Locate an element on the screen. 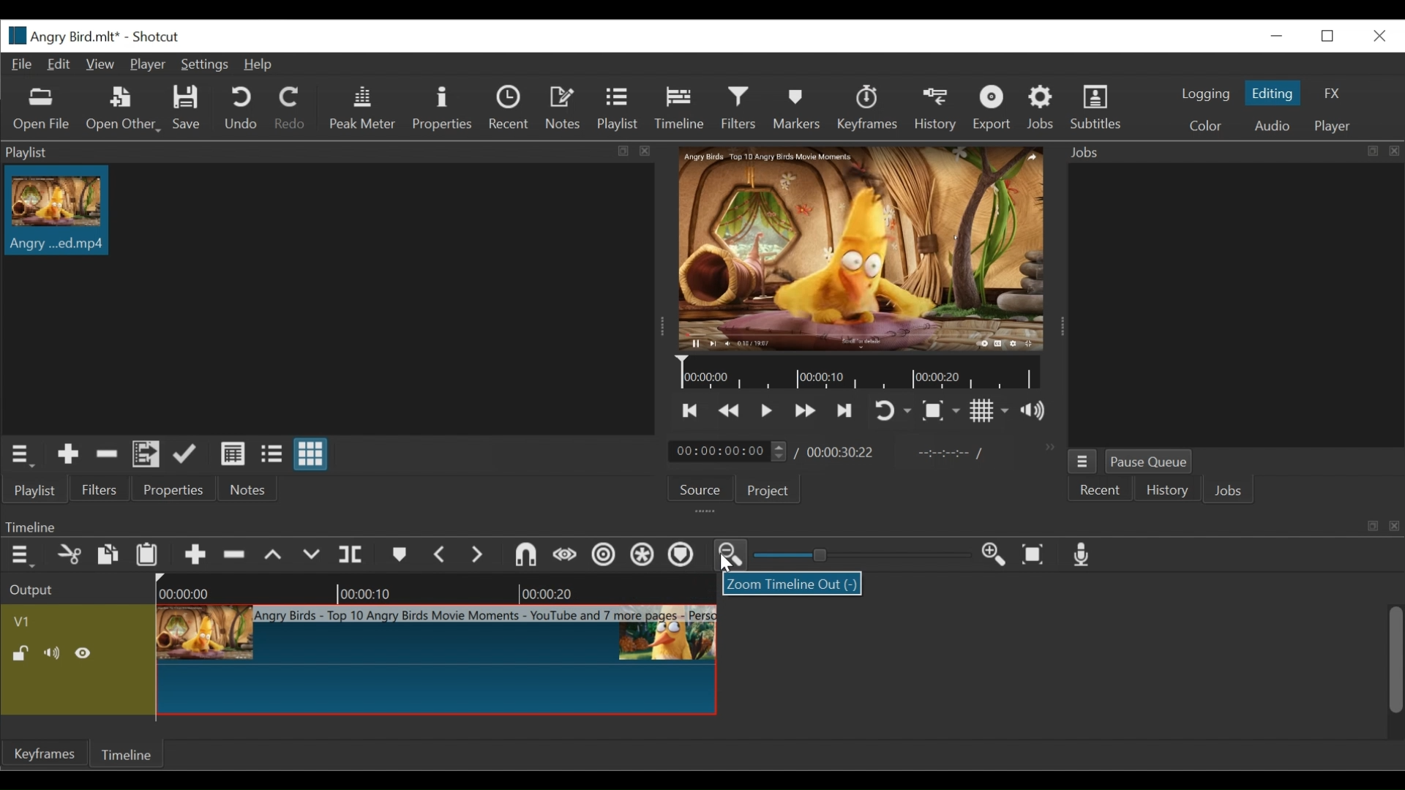  Peak Meter is located at coordinates (363, 110).